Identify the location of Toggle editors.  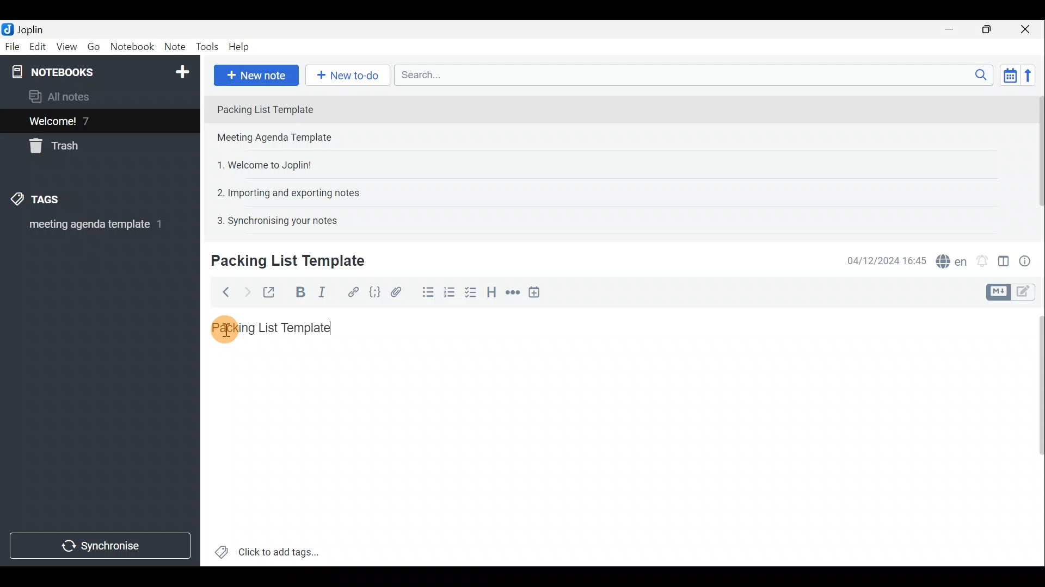
(1000, 291).